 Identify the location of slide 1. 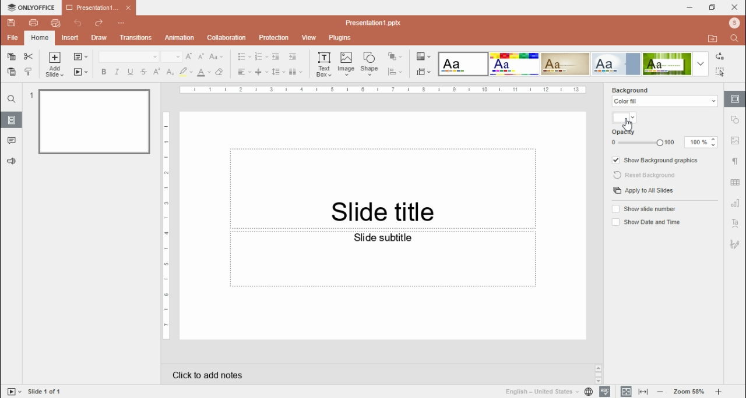
(89, 121).